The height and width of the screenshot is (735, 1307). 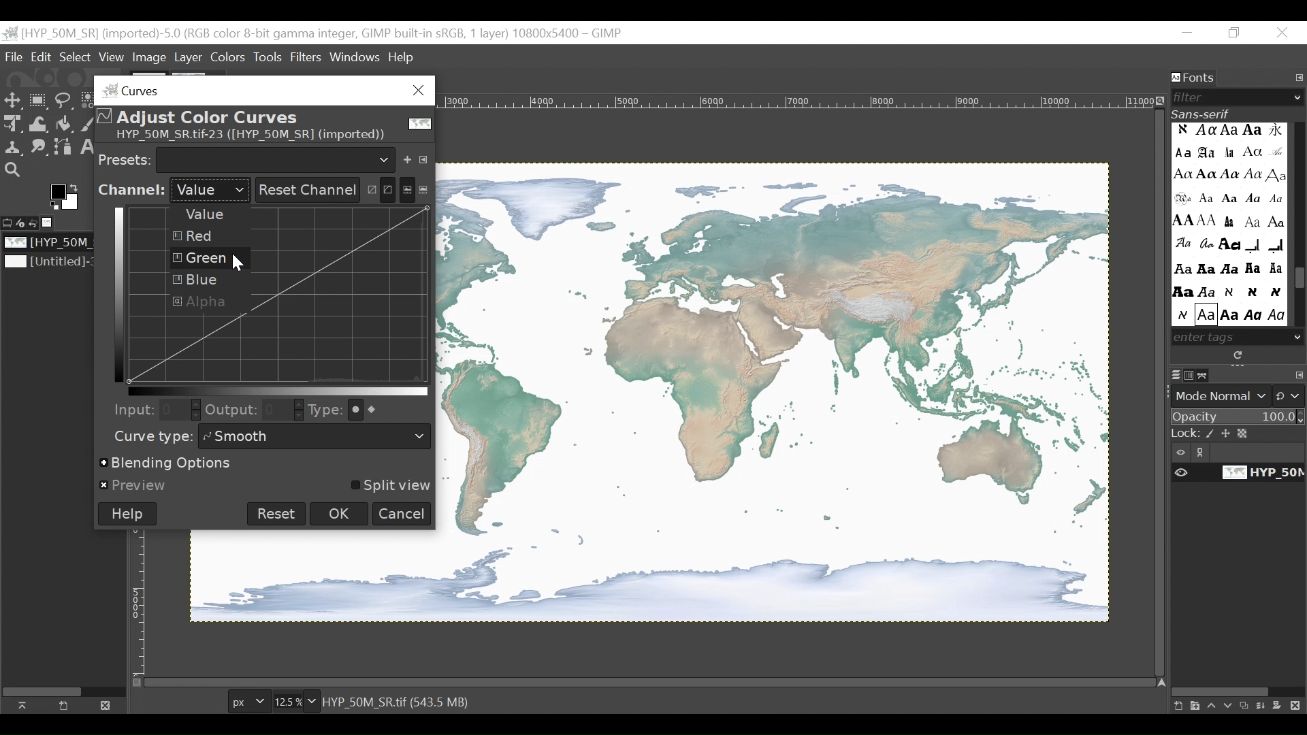 What do you see at coordinates (75, 57) in the screenshot?
I see `Select` at bounding box center [75, 57].